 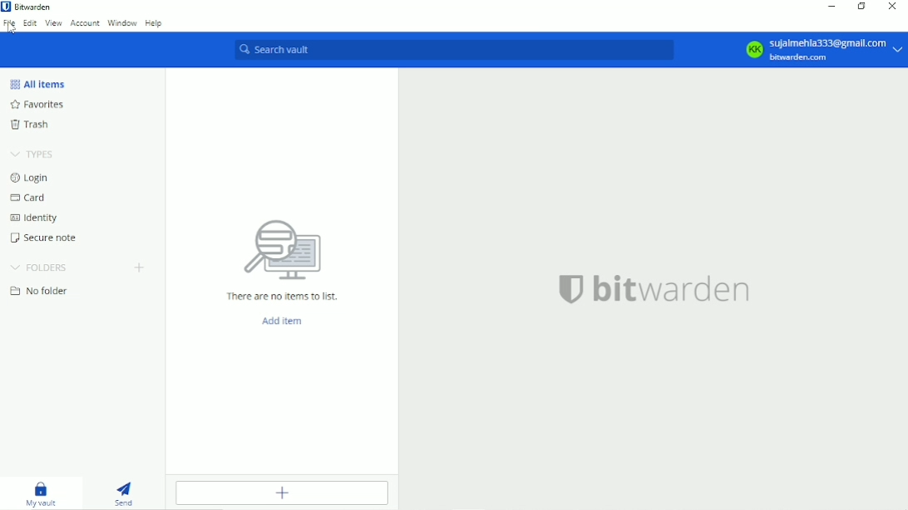 I want to click on File, so click(x=9, y=25).